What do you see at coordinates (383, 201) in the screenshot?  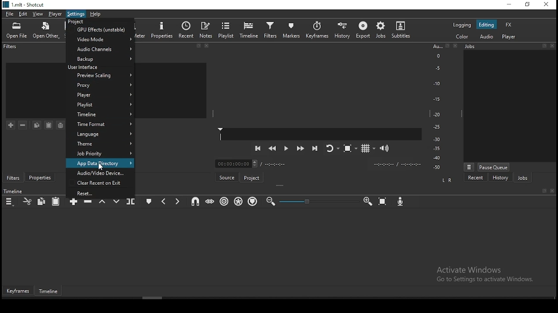 I see `zoom timeline to fit` at bounding box center [383, 201].